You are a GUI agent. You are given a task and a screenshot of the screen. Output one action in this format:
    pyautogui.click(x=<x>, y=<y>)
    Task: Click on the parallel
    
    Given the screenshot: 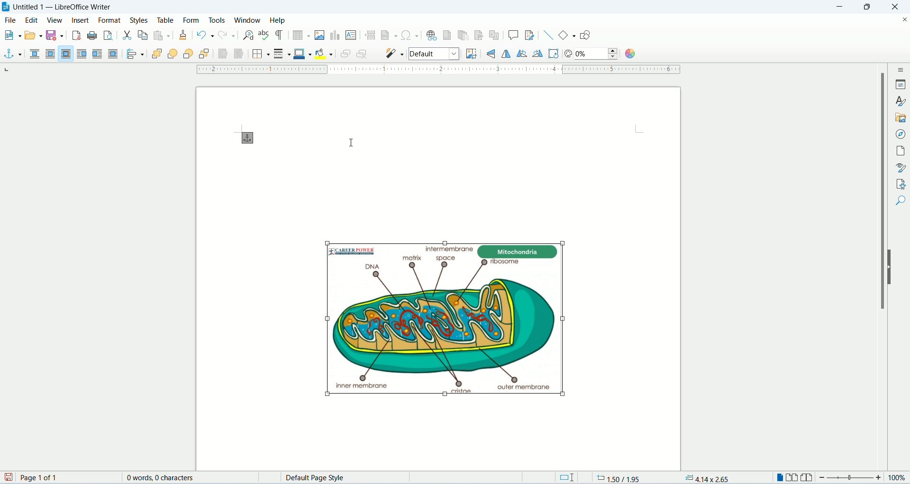 What is the action you would take?
    pyautogui.click(x=52, y=54)
    